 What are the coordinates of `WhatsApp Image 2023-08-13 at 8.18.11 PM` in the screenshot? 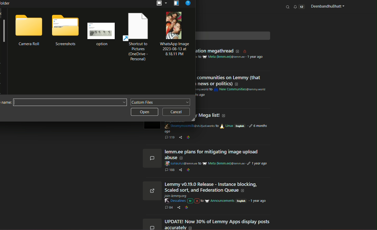 It's located at (174, 49).